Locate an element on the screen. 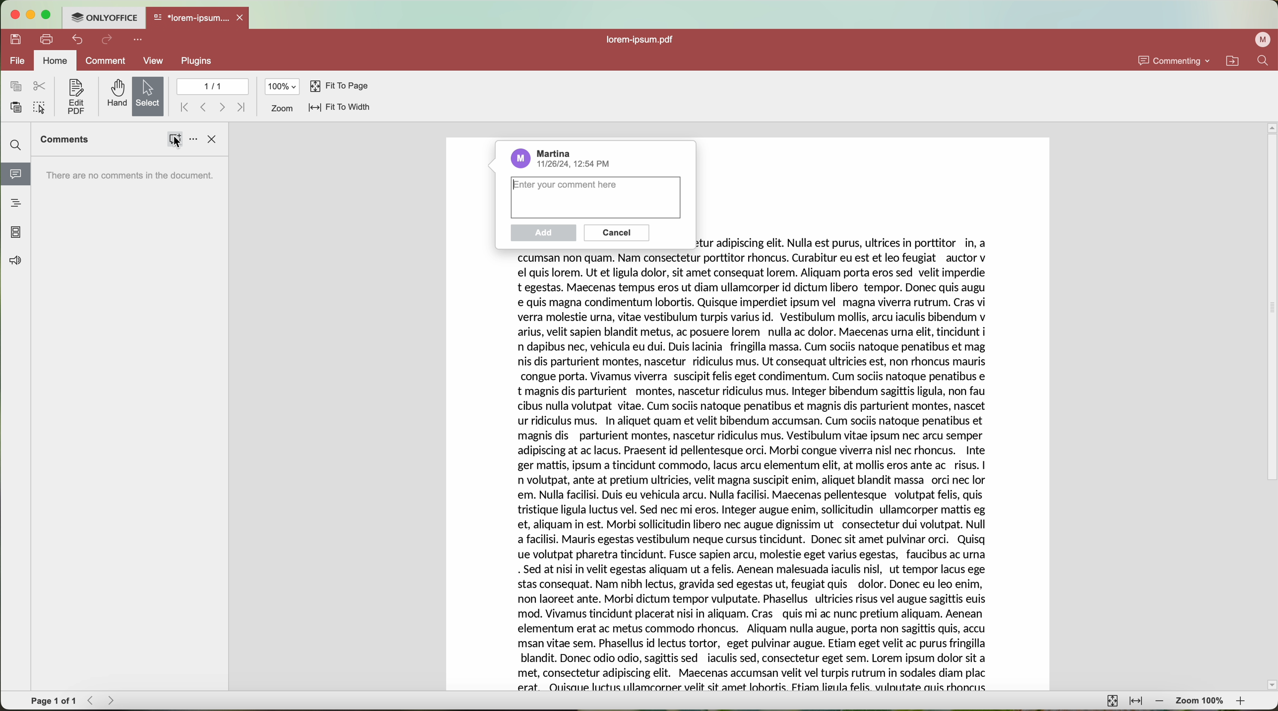  profile is located at coordinates (1261, 41).